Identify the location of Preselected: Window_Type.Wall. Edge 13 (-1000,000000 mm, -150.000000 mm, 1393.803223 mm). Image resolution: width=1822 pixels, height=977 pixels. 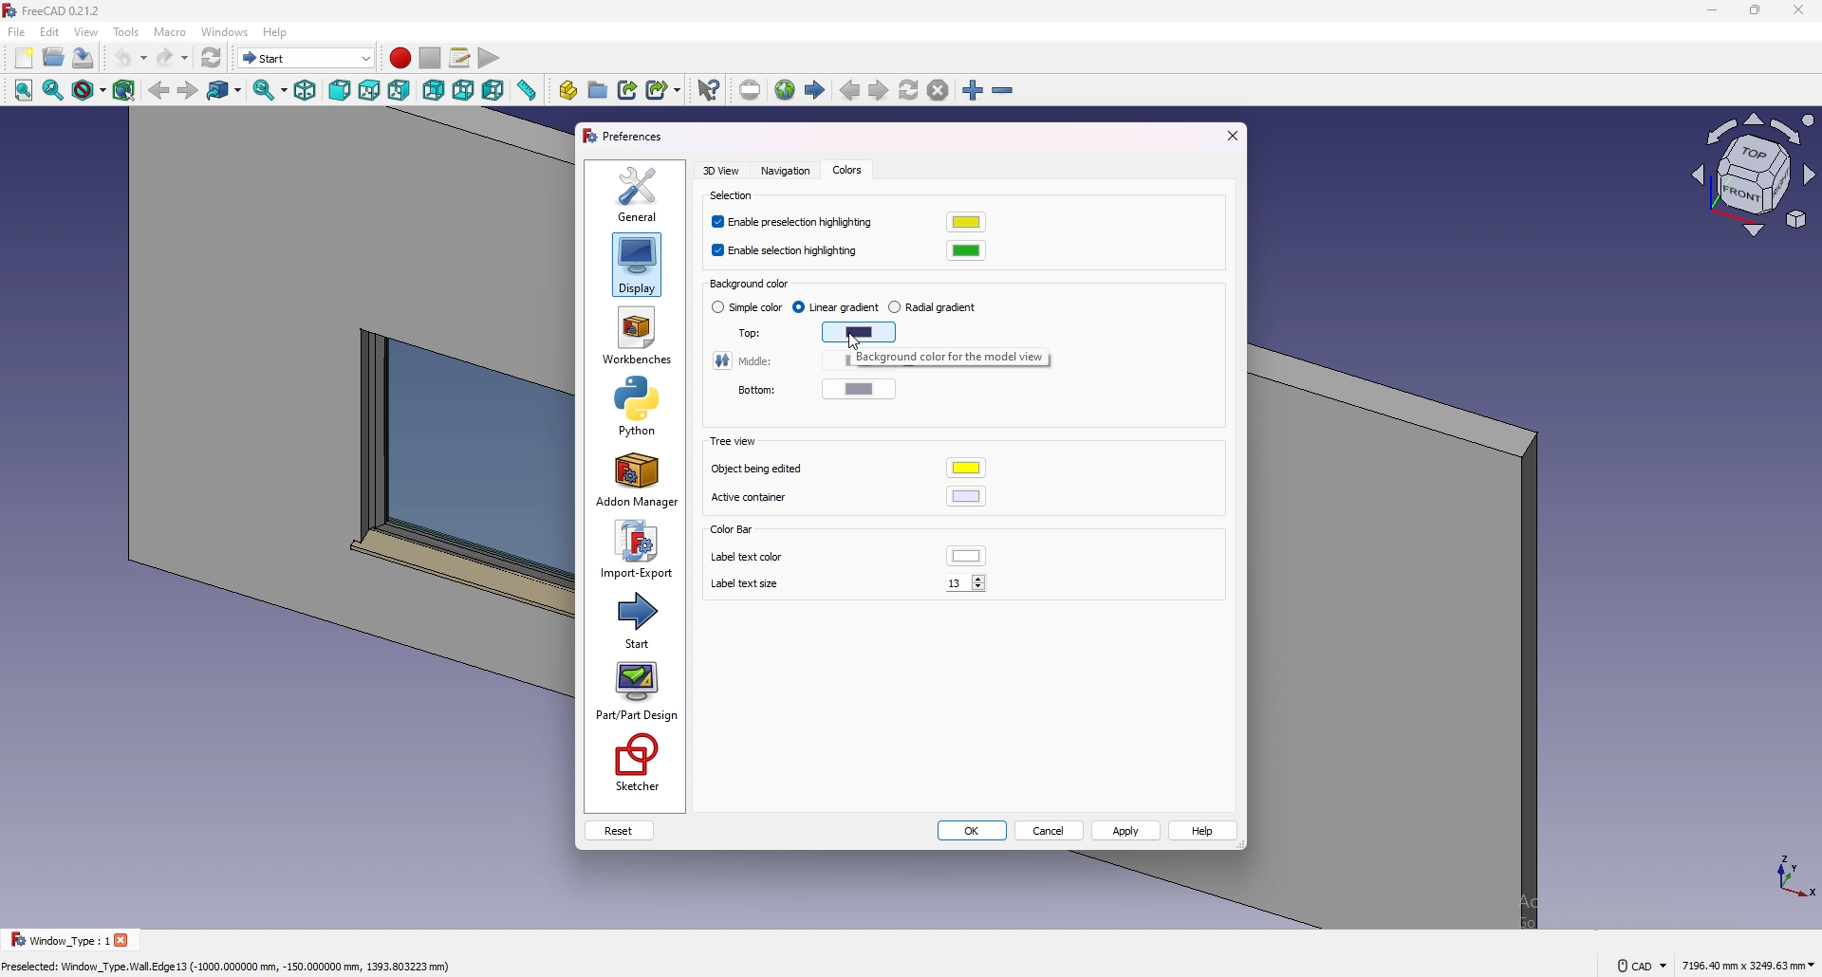
(231, 964).